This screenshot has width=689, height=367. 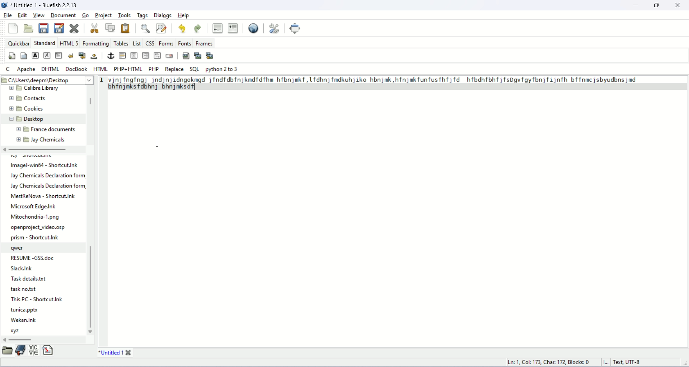 What do you see at coordinates (608, 363) in the screenshot?
I see `I` at bounding box center [608, 363].